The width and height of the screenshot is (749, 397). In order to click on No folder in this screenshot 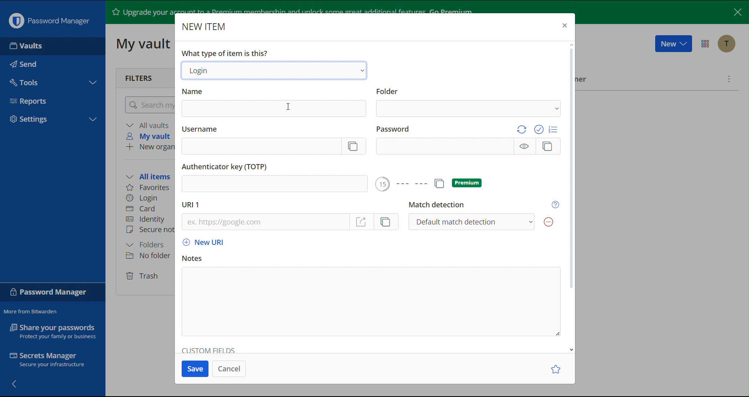, I will do `click(148, 257)`.